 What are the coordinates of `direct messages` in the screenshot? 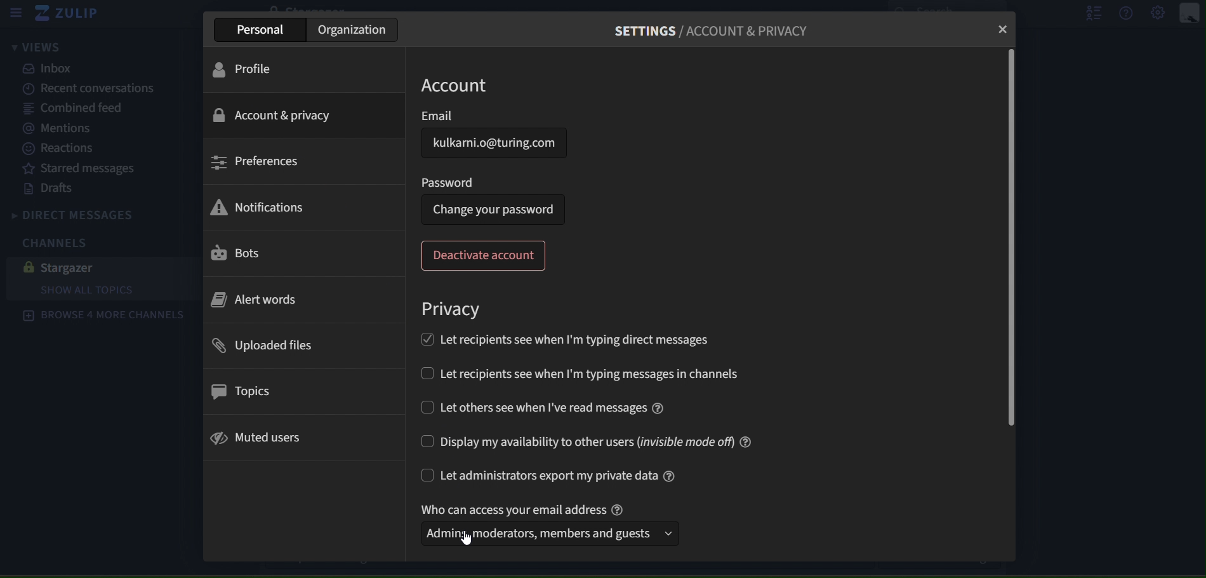 It's located at (99, 213).